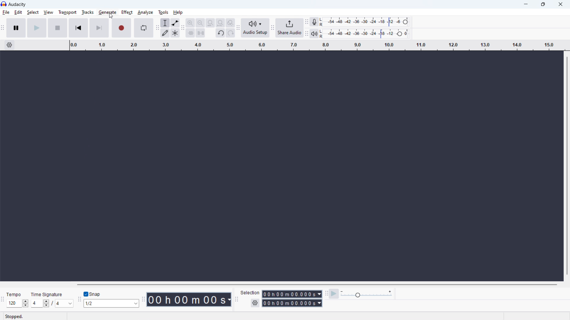 The width and height of the screenshot is (570, 320). What do you see at coordinates (165, 33) in the screenshot?
I see `draw tool` at bounding box center [165, 33].